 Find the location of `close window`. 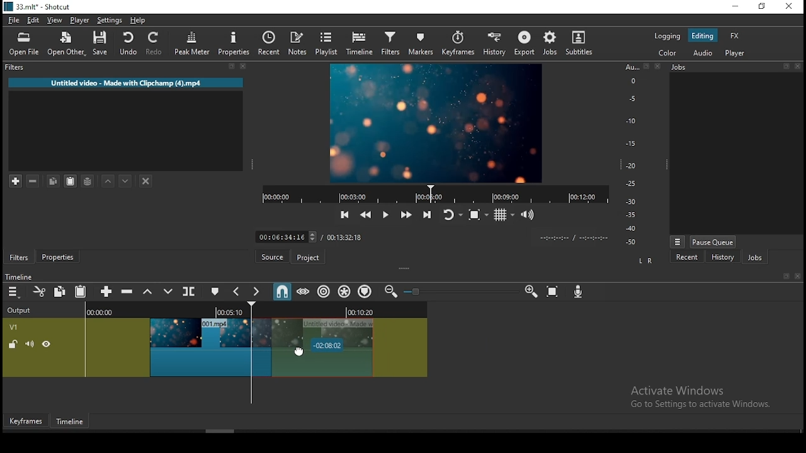

close window is located at coordinates (788, 7).